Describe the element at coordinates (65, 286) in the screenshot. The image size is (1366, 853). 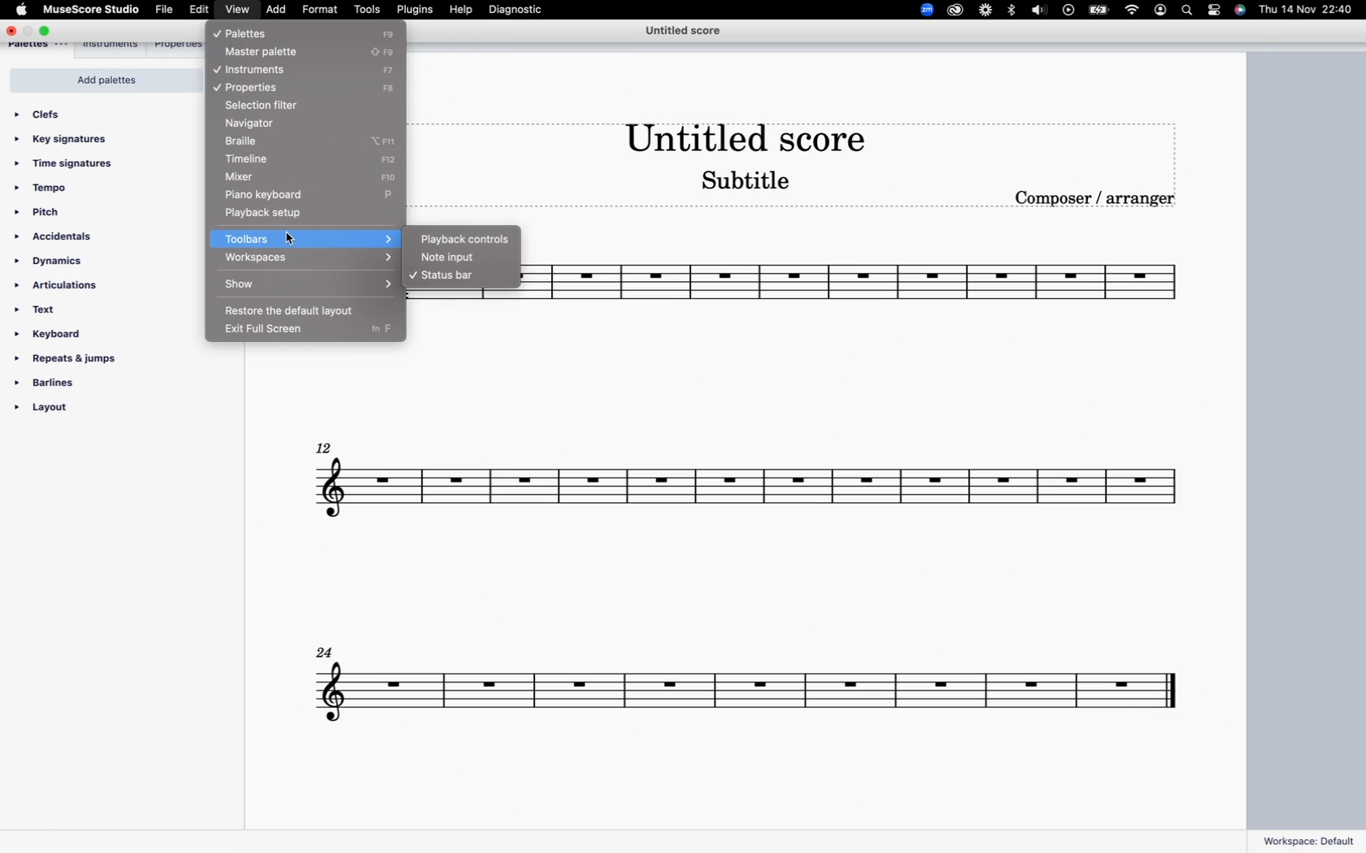
I see `articulations` at that location.